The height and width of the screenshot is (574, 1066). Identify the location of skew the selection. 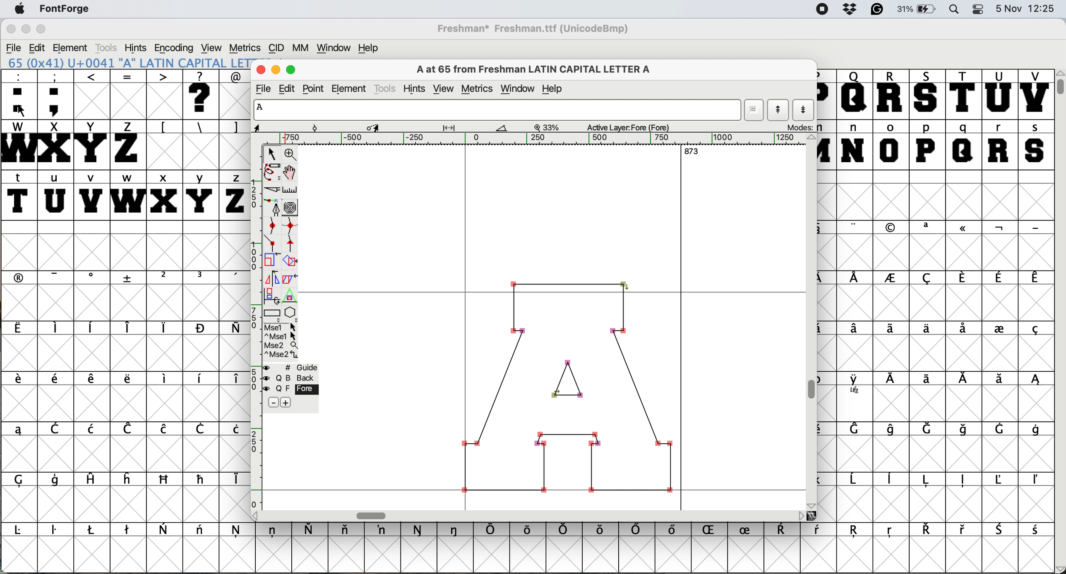
(291, 279).